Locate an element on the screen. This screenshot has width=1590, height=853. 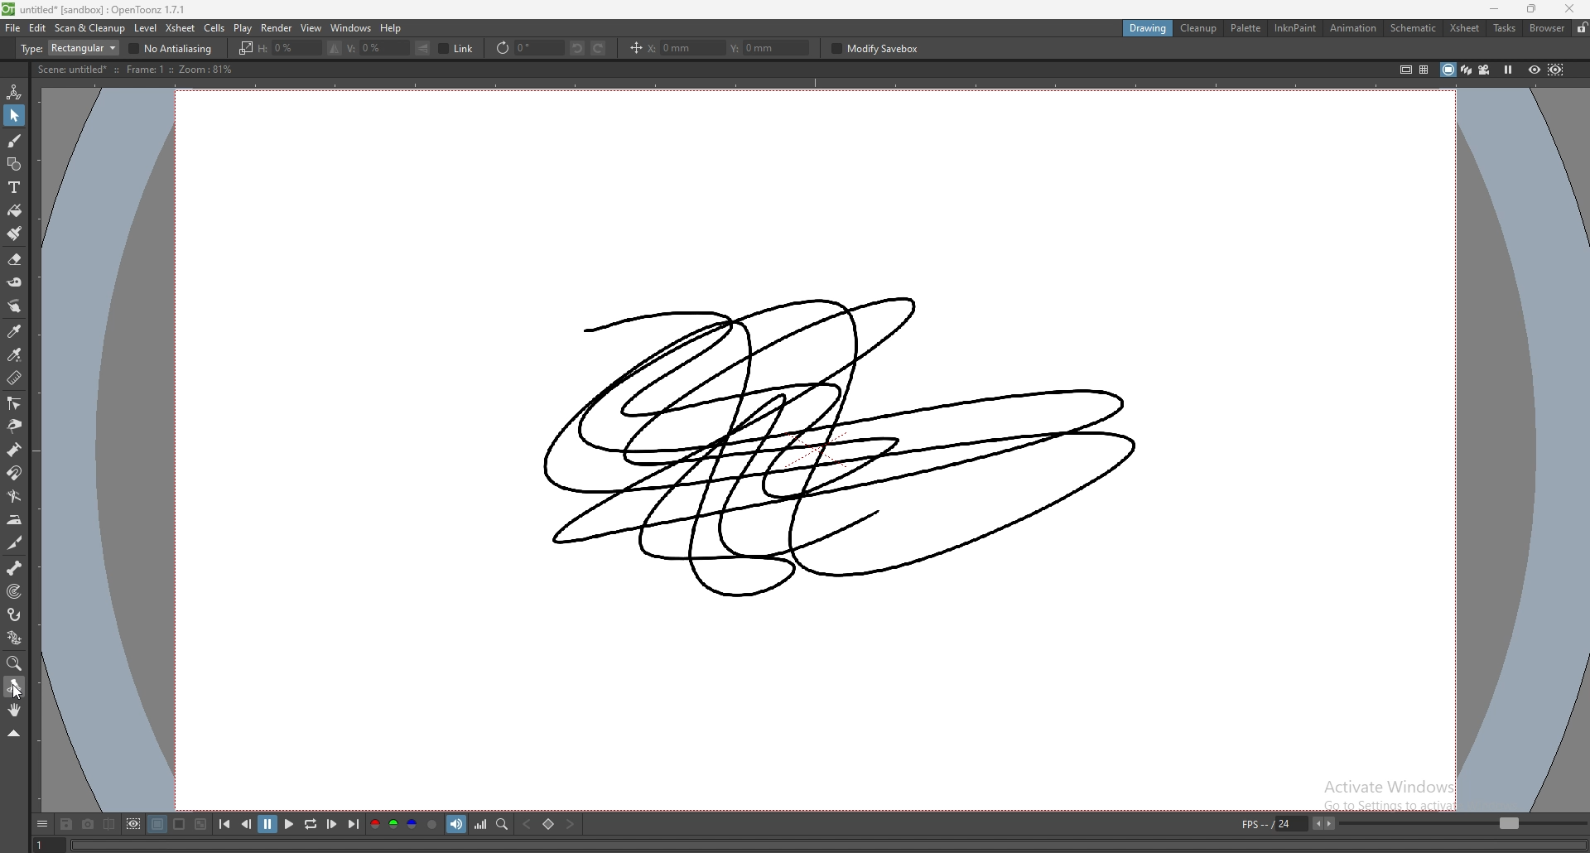
selection tool is located at coordinates (14, 116).